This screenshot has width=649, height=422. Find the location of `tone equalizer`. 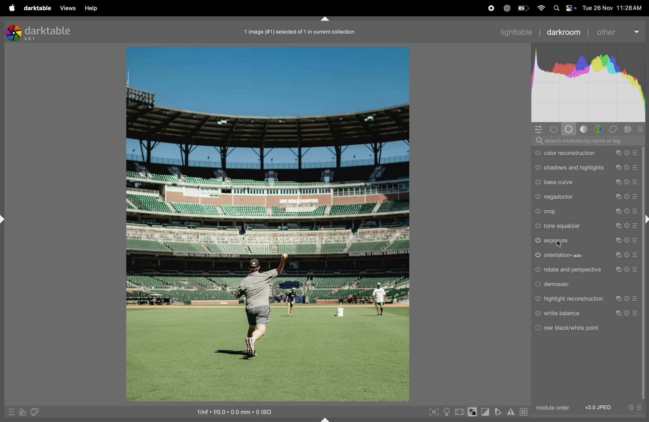

tone equalizer is located at coordinates (563, 226).